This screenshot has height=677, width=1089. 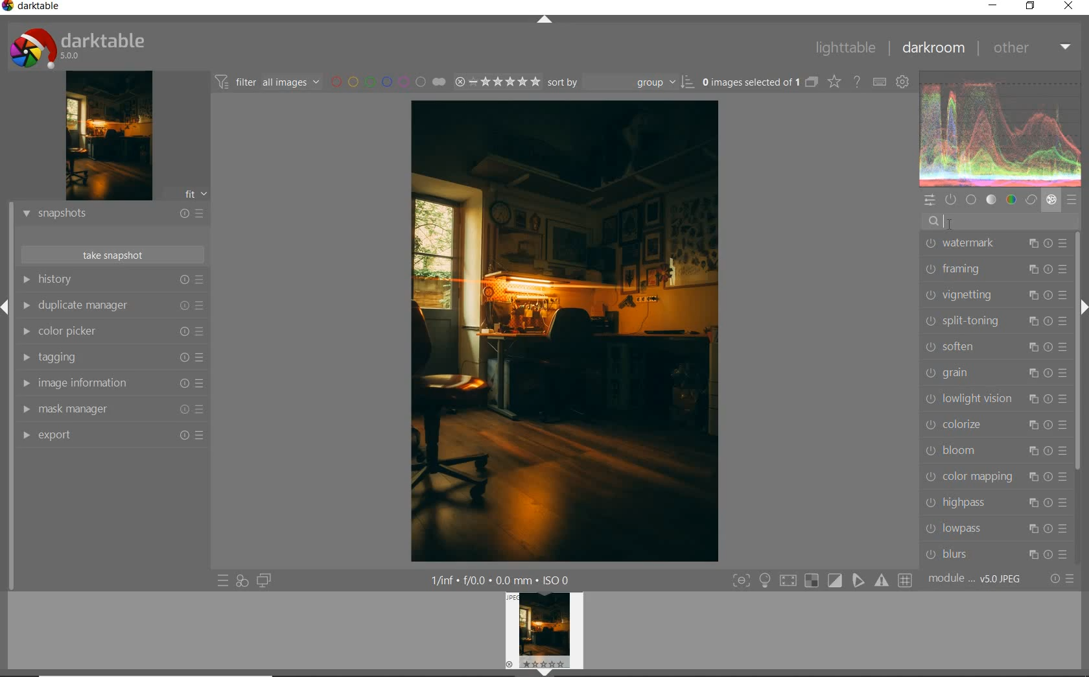 I want to click on system name, so click(x=34, y=7).